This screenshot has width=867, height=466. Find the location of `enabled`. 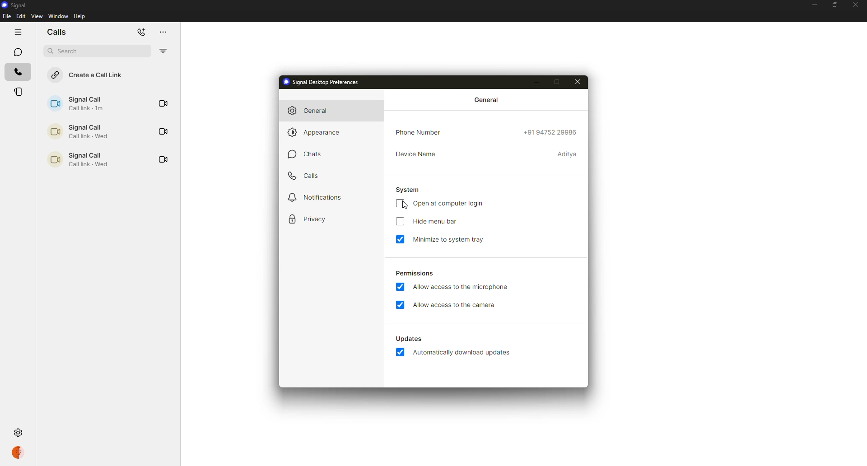

enabled is located at coordinates (401, 286).